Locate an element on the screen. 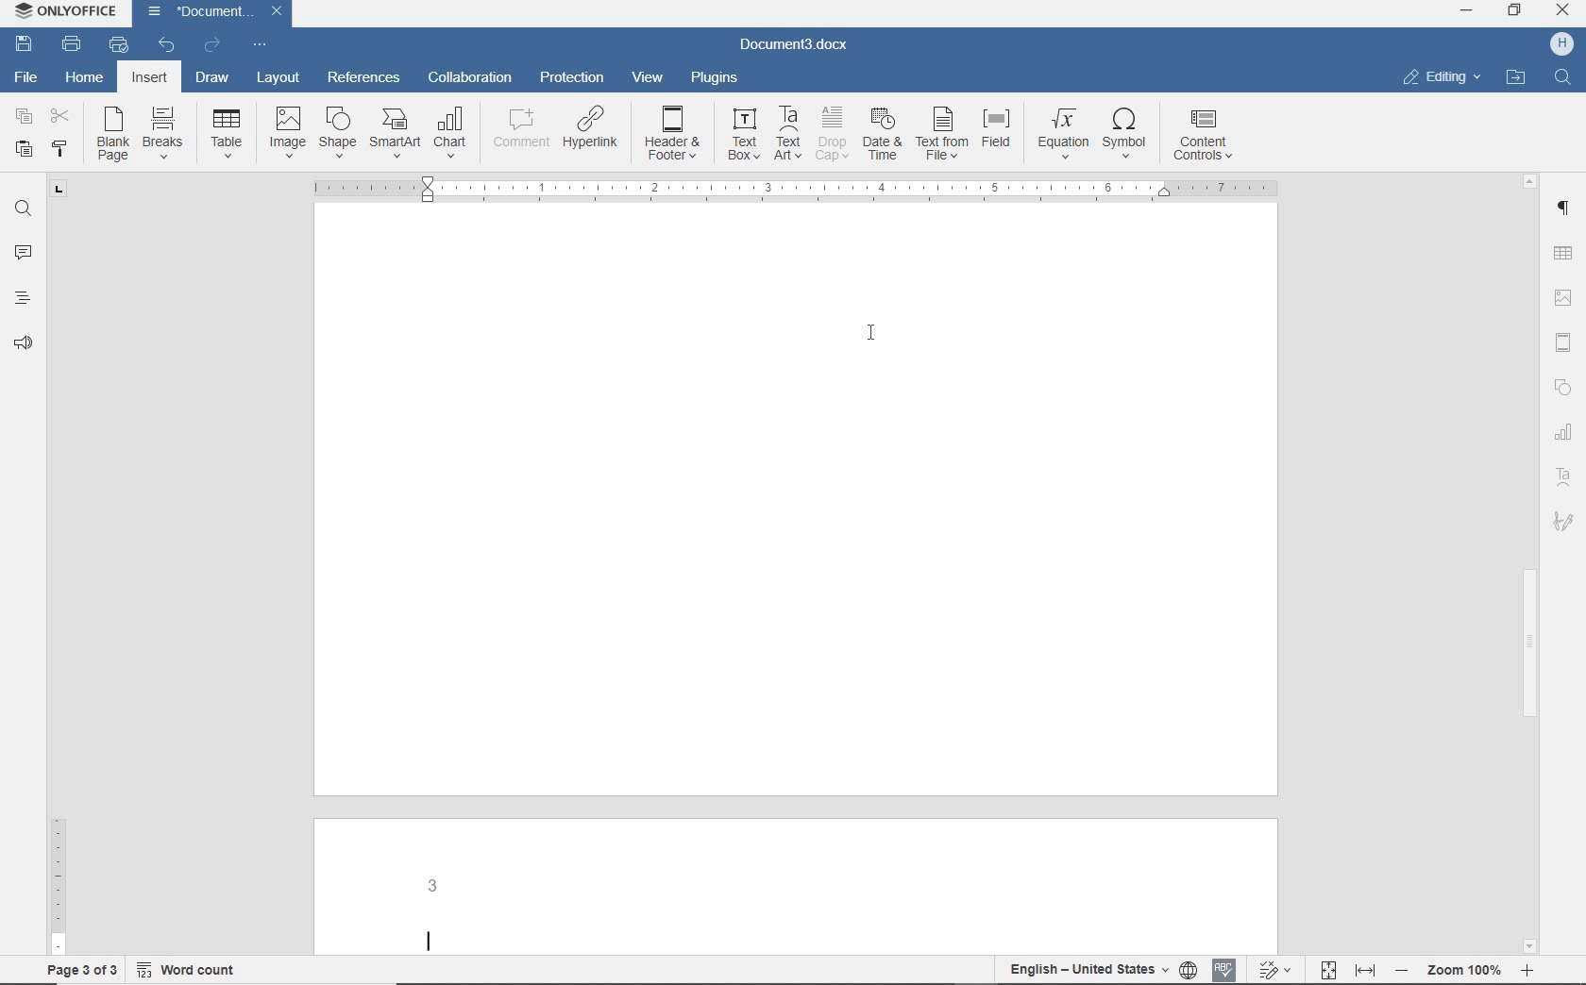  TEXT BOX is located at coordinates (742, 132).